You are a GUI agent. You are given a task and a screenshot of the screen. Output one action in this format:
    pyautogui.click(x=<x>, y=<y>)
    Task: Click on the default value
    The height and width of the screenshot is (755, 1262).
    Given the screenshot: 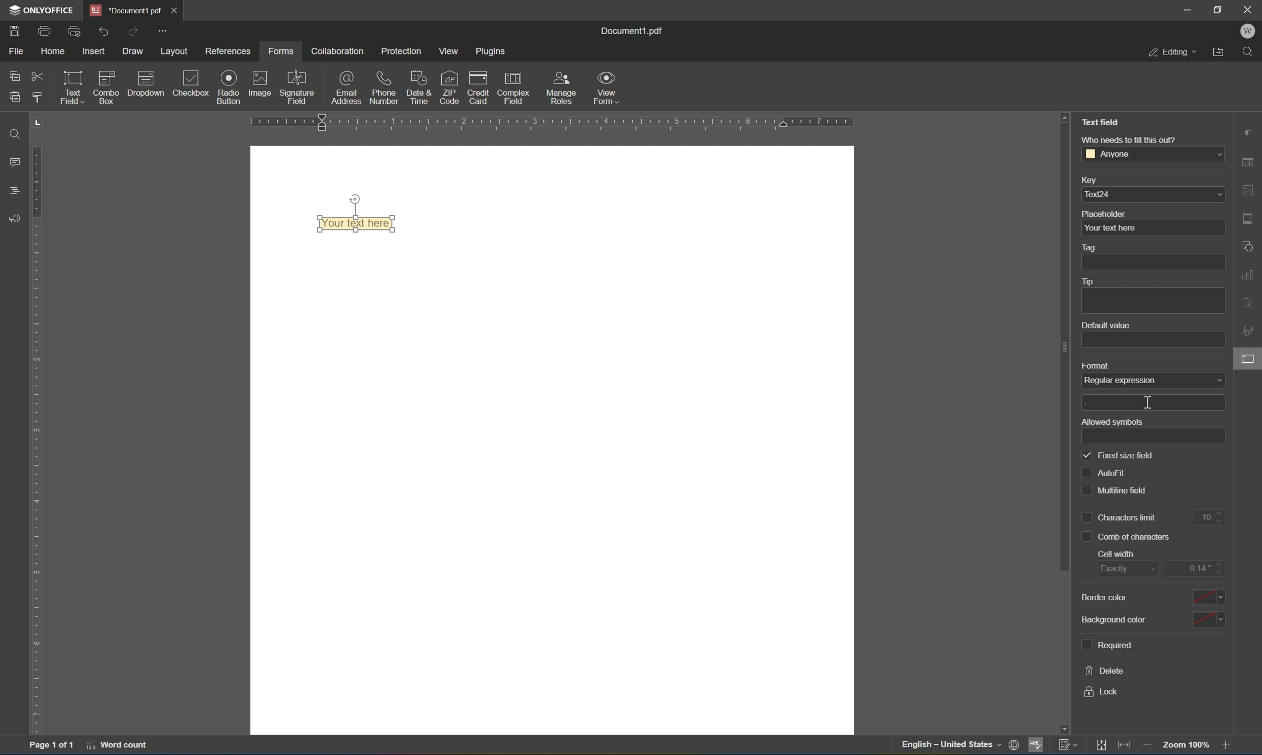 What is the action you would take?
    pyautogui.click(x=1105, y=326)
    